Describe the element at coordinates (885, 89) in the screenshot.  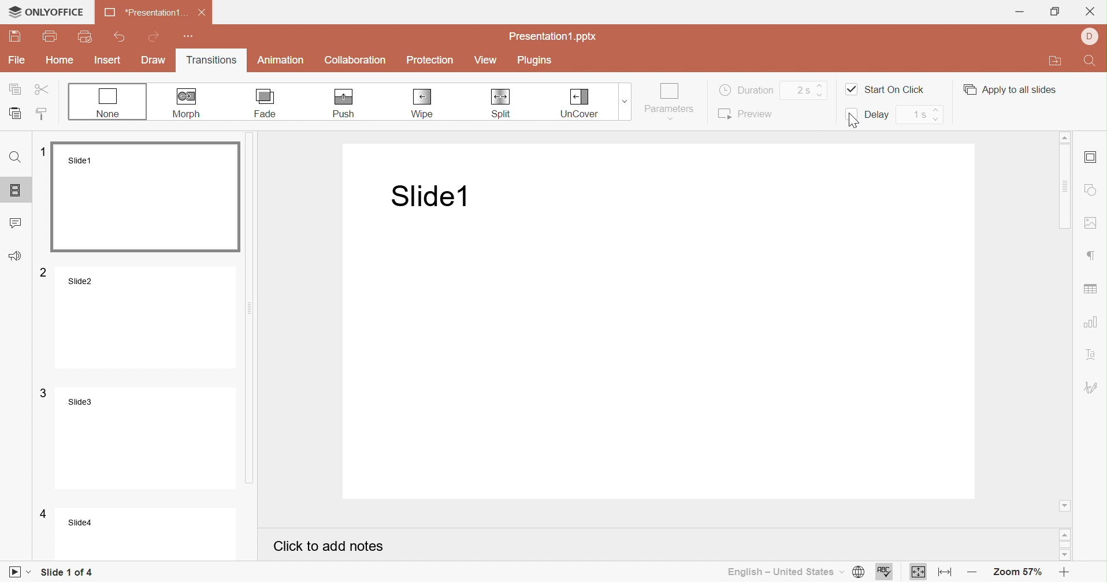
I see `Start On Click` at that location.